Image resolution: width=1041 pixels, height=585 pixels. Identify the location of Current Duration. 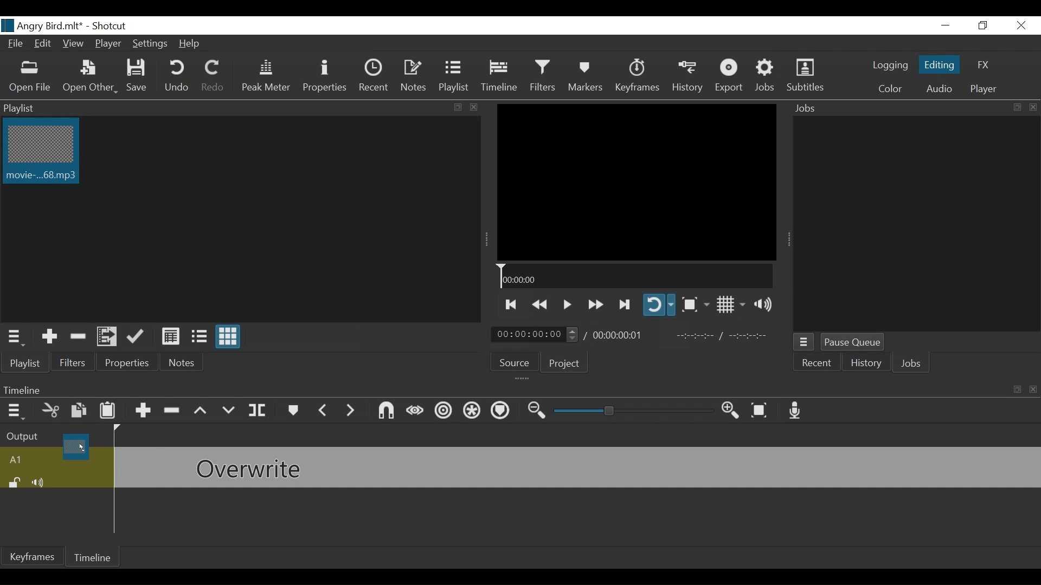
(537, 334).